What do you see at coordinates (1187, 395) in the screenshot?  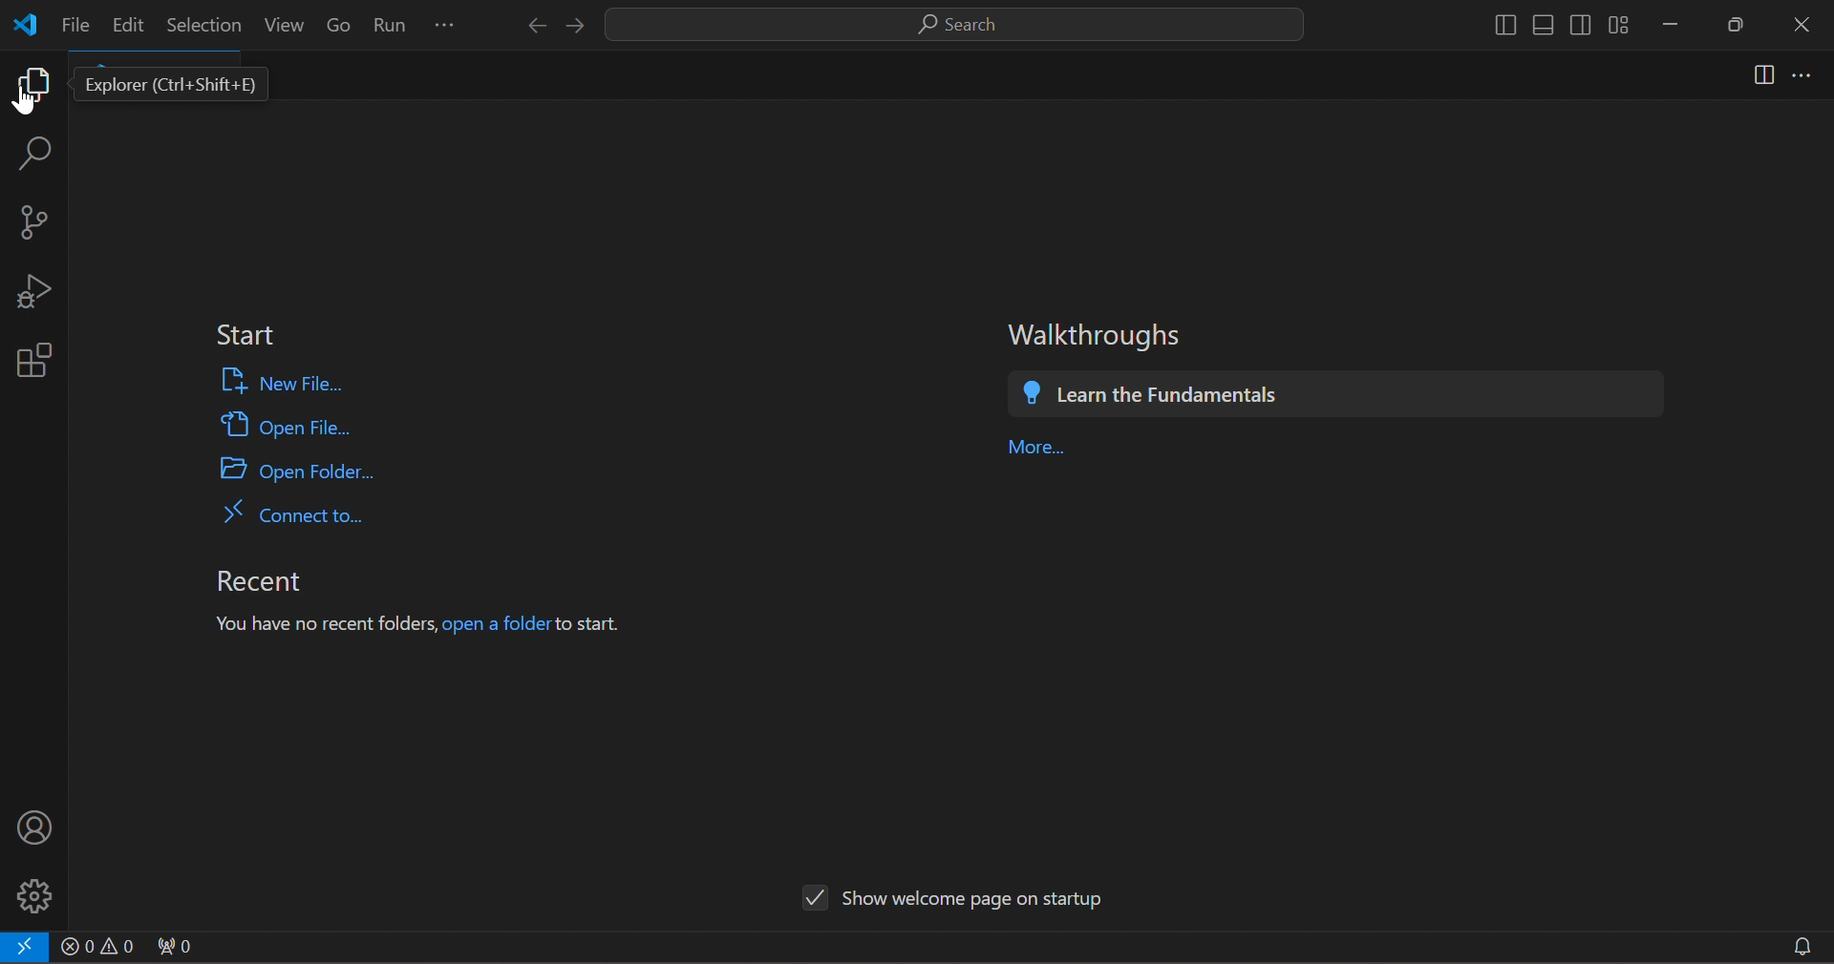 I see `Learn the Fundamentals` at bounding box center [1187, 395].